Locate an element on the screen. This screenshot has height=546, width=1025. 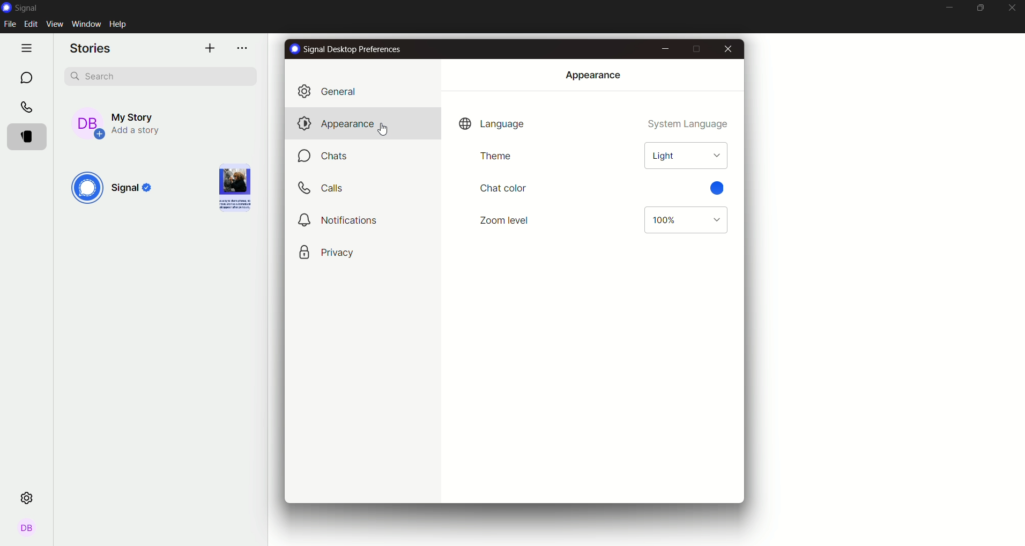
text is located at coordinates (347, 50).